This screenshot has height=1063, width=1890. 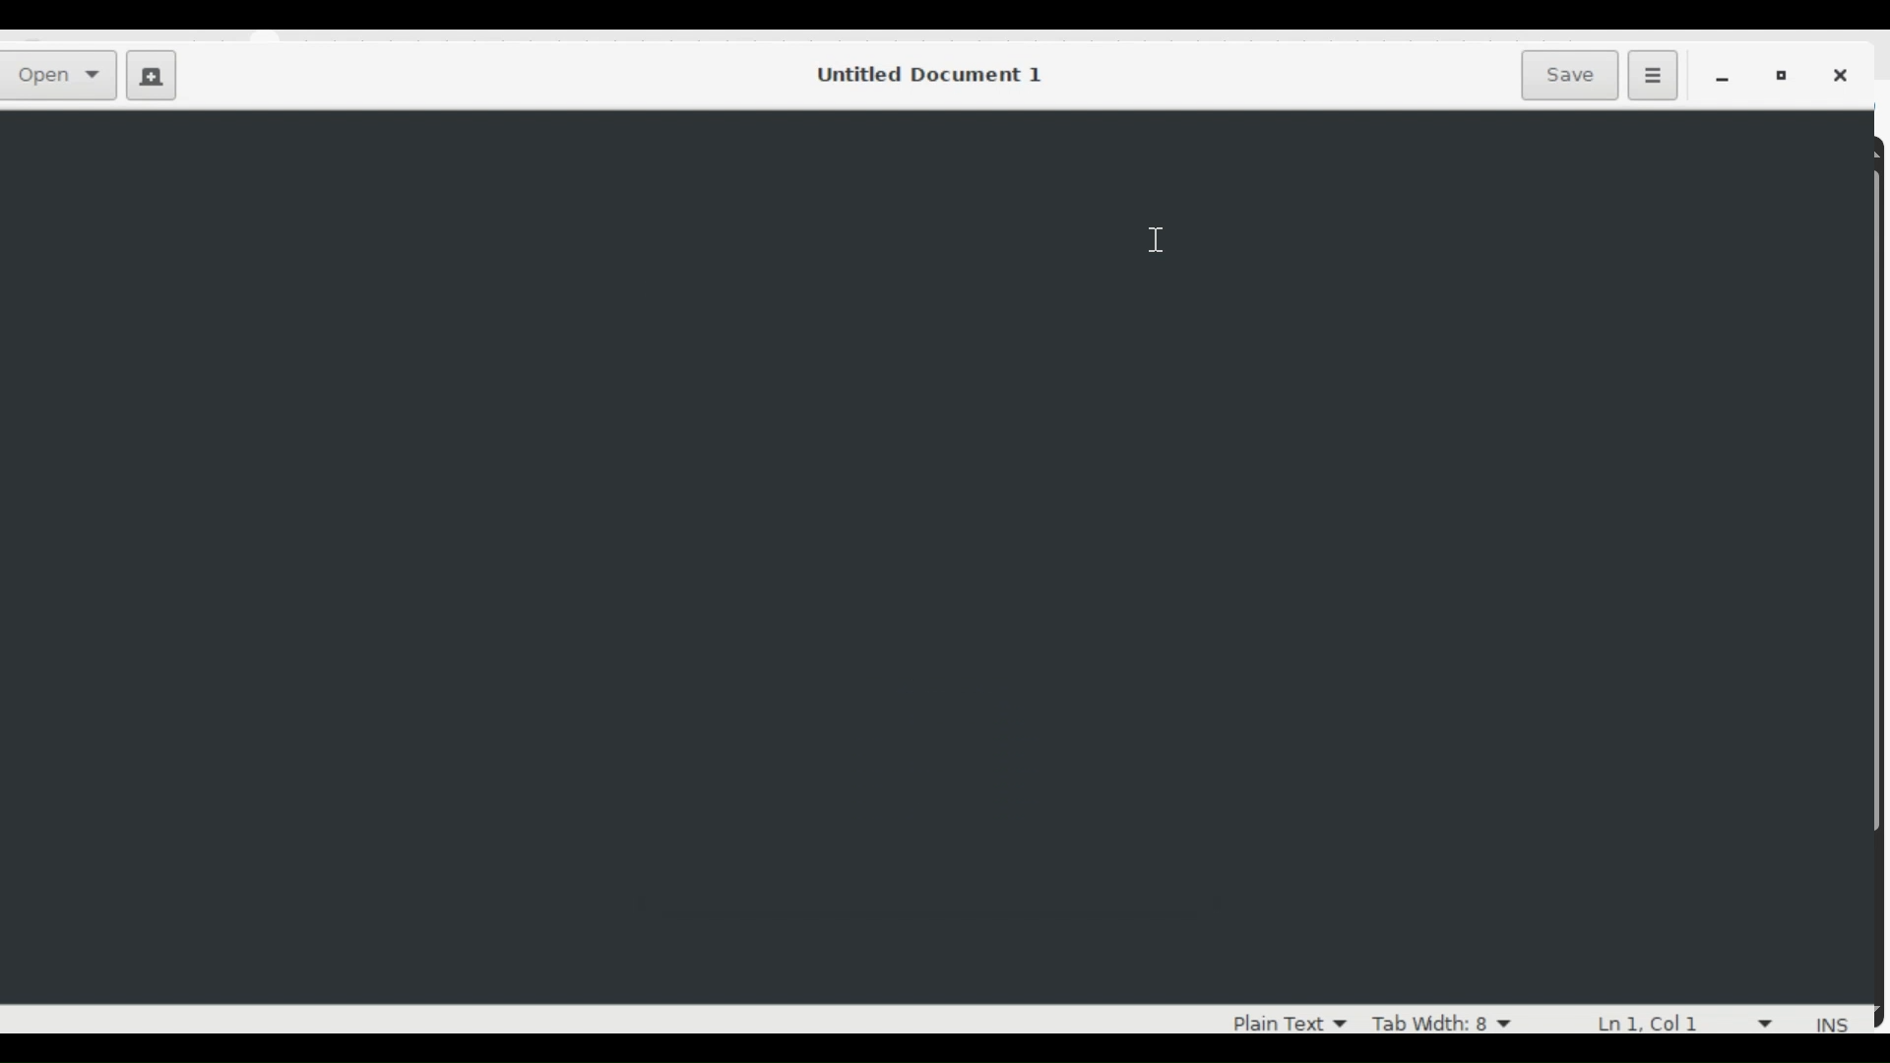 What do you see at coordinates (1786, 77) in the screenshot?
I see `Restore` at bounding box center [1786, 77].